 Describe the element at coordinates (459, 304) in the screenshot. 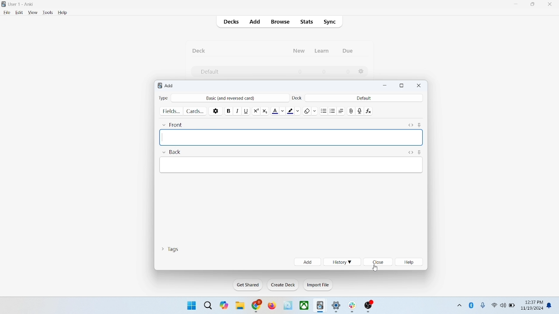

I see `show hidden icons` at that location.